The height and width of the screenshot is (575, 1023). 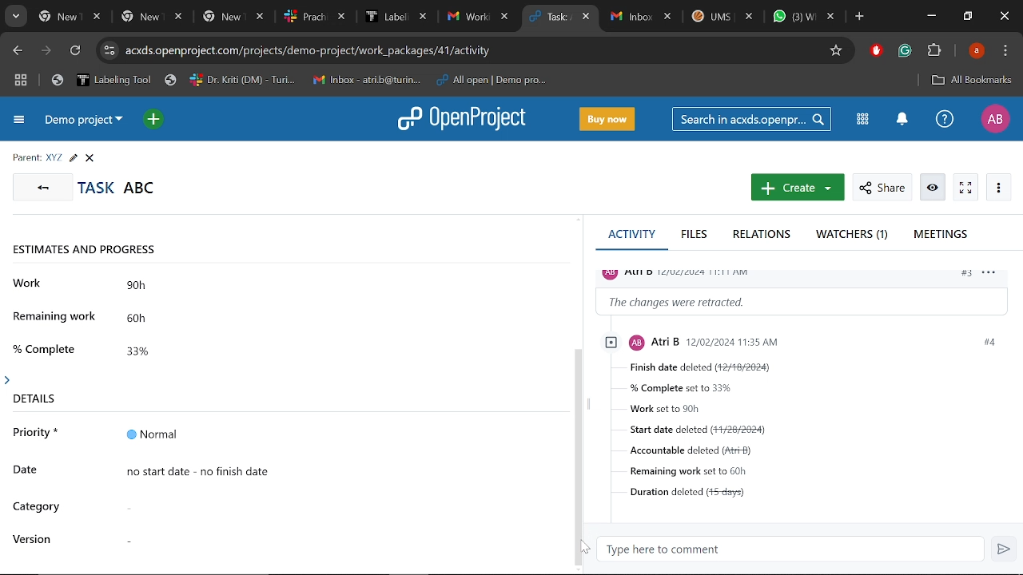 I want to click on category, so click(x=38, y=508).